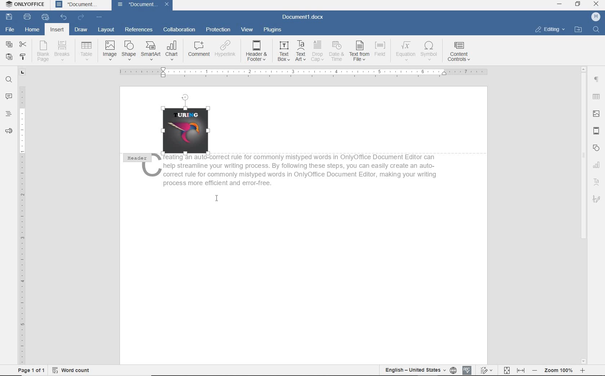  What do you see at coordinates (140, 30) in the screenshot?
I see `REFERENCES` at bounding box center [140, 30].